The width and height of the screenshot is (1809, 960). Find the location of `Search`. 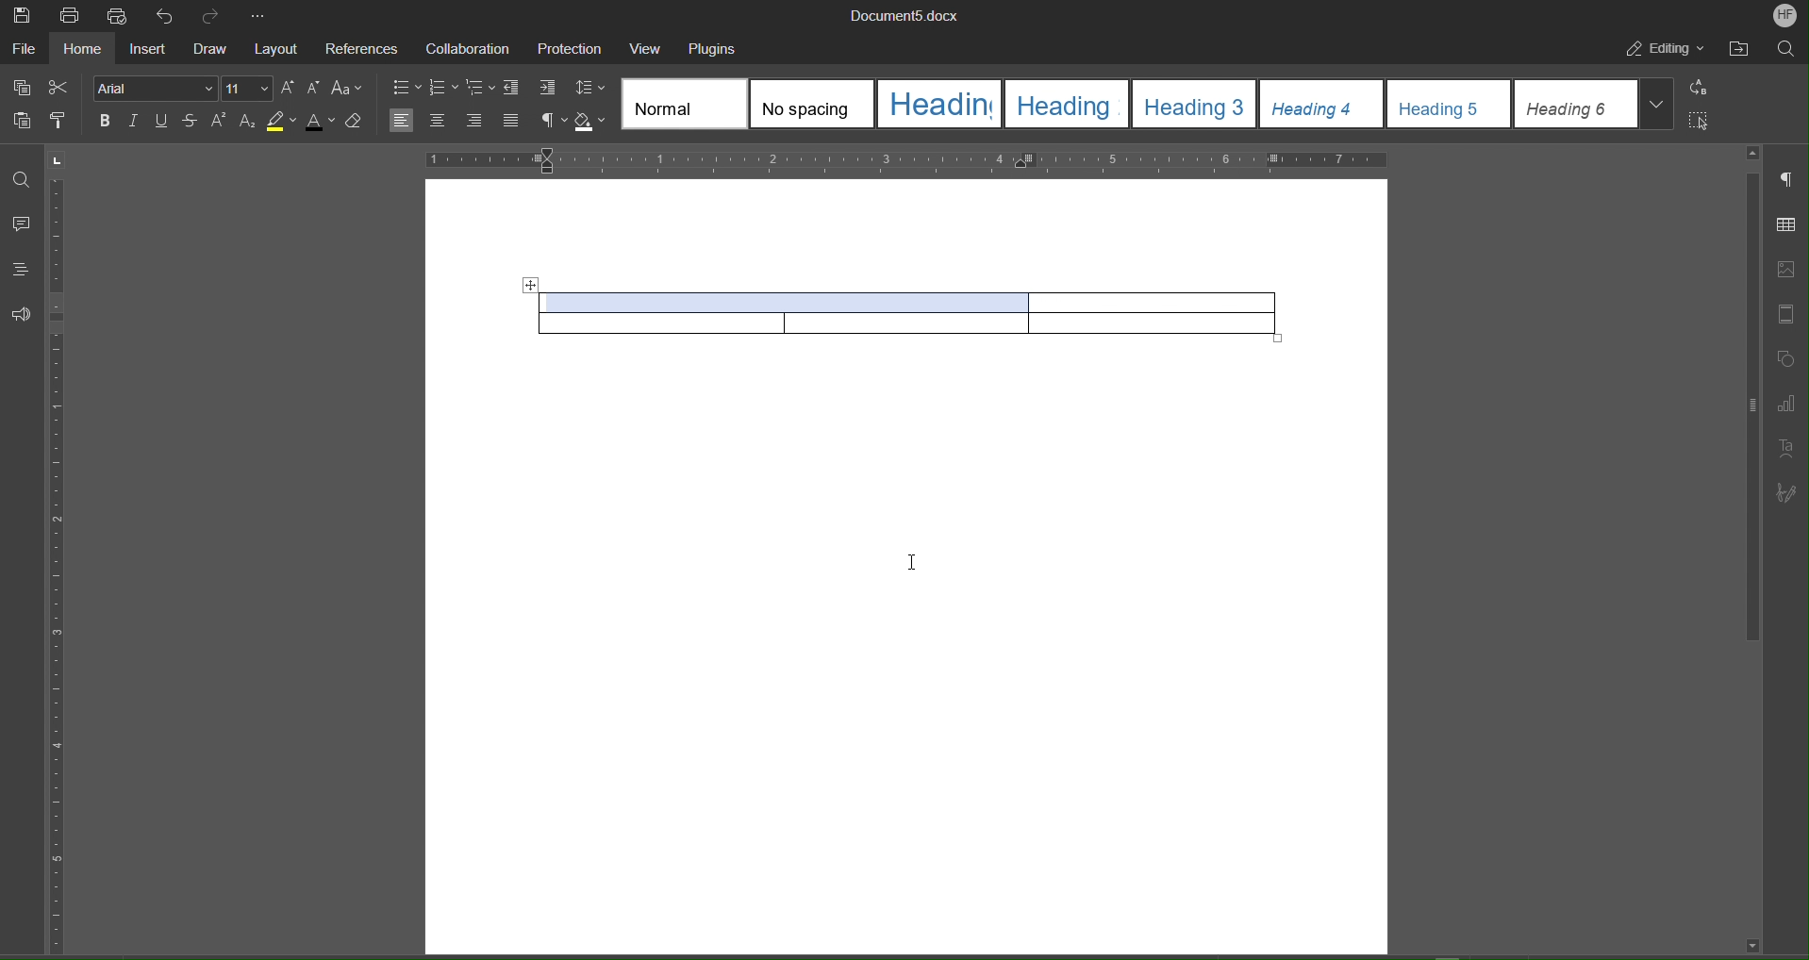

Search is located at coordinates (1787, 51).